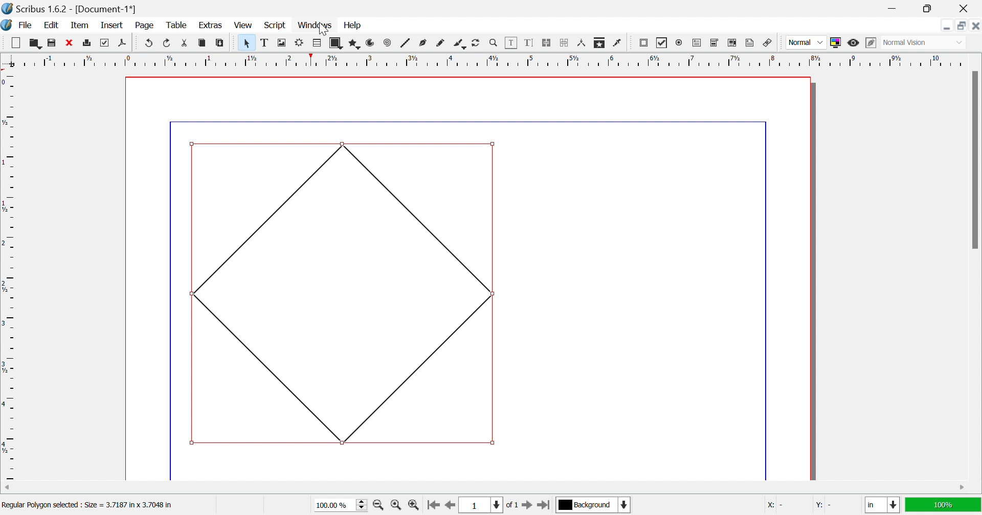  I want to click on Close, so click(975, 26).